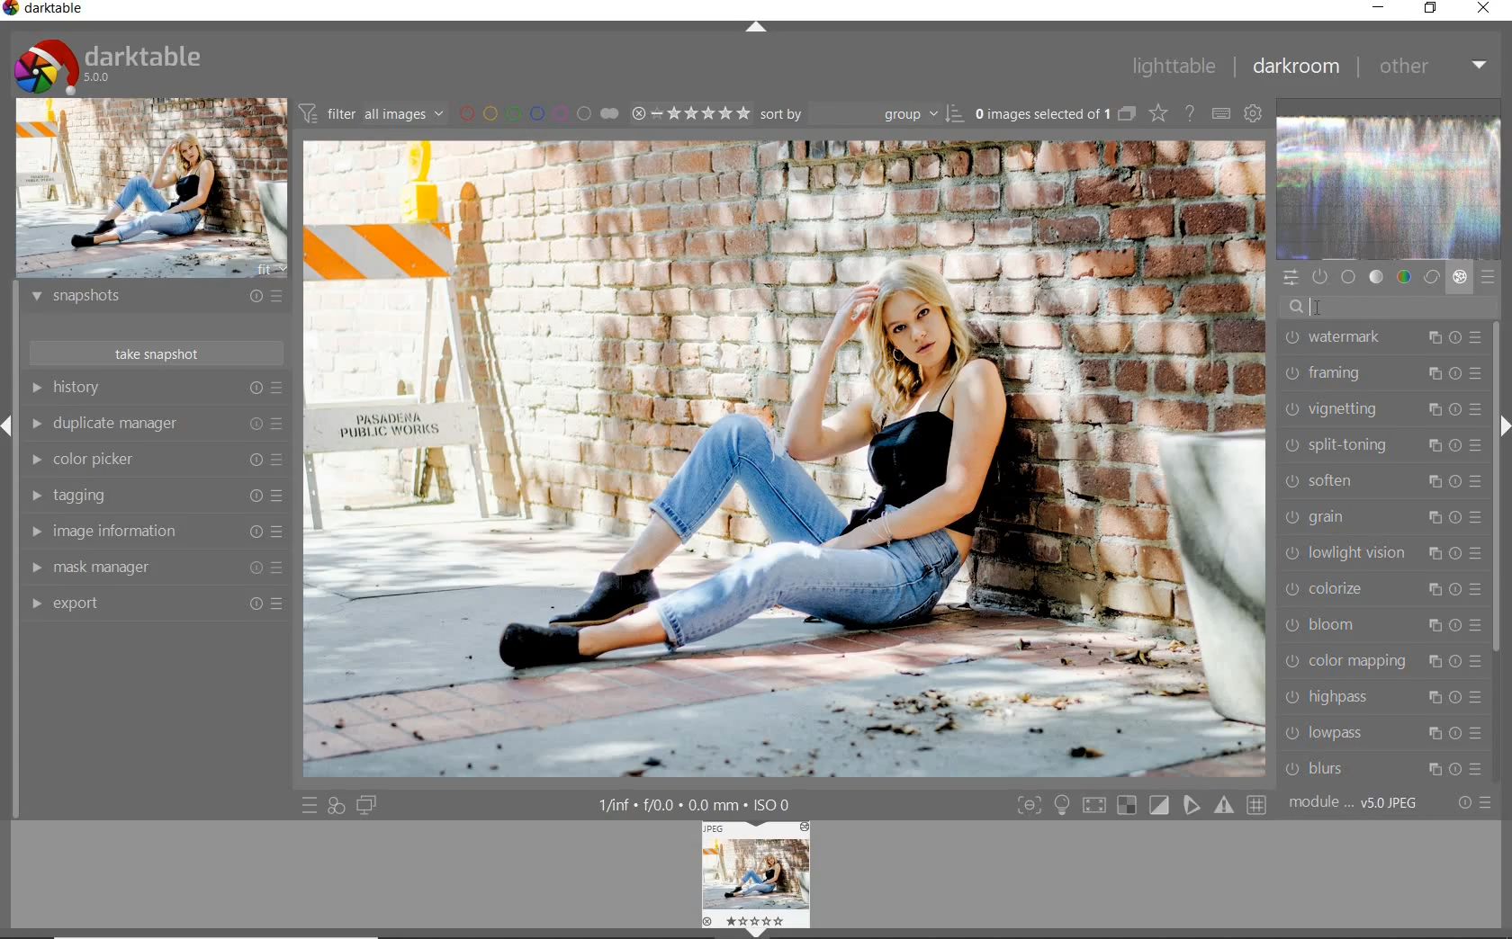 The width and height of the screenshot is (1512, 939). What do you see at coordinates (1431, 9) in the screenshot?
I see `restore` at bounding box center [1431, 9].